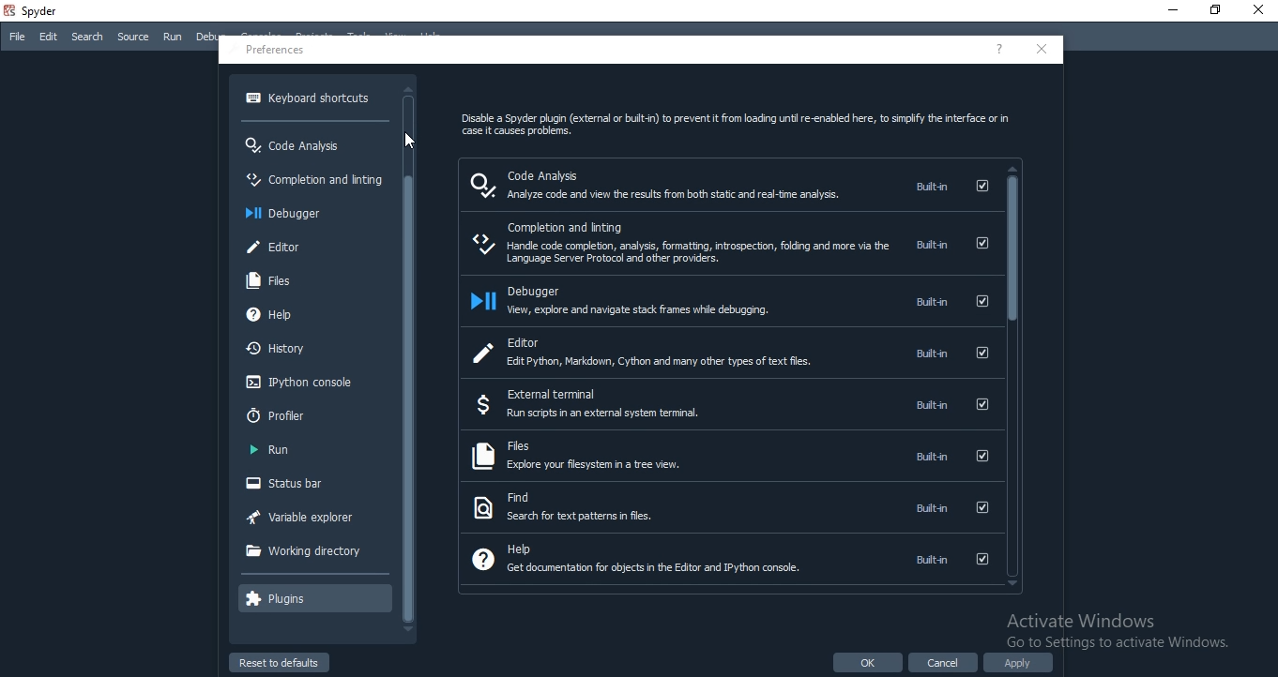 The image size is (1278, 677). Describe the element at coordinates (595, 225) in the screenshot. I see `Completion and linting` at that location.